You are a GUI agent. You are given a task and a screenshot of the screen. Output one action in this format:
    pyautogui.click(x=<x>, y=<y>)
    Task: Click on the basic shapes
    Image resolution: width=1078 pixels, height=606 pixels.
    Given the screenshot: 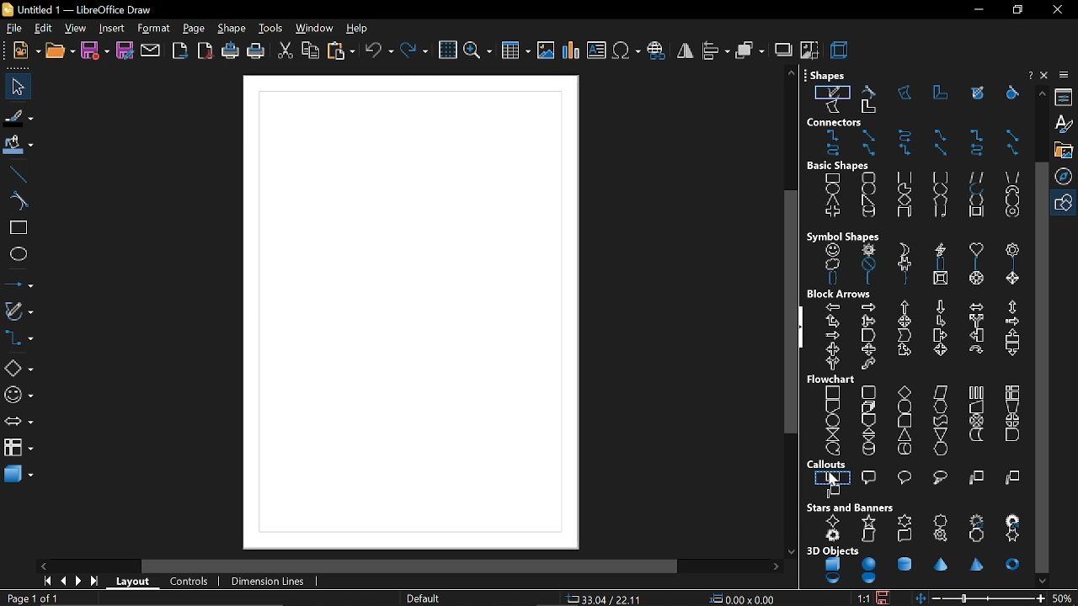 What is the action you would take?
    pyautogui.click(x=19, y=369)
    